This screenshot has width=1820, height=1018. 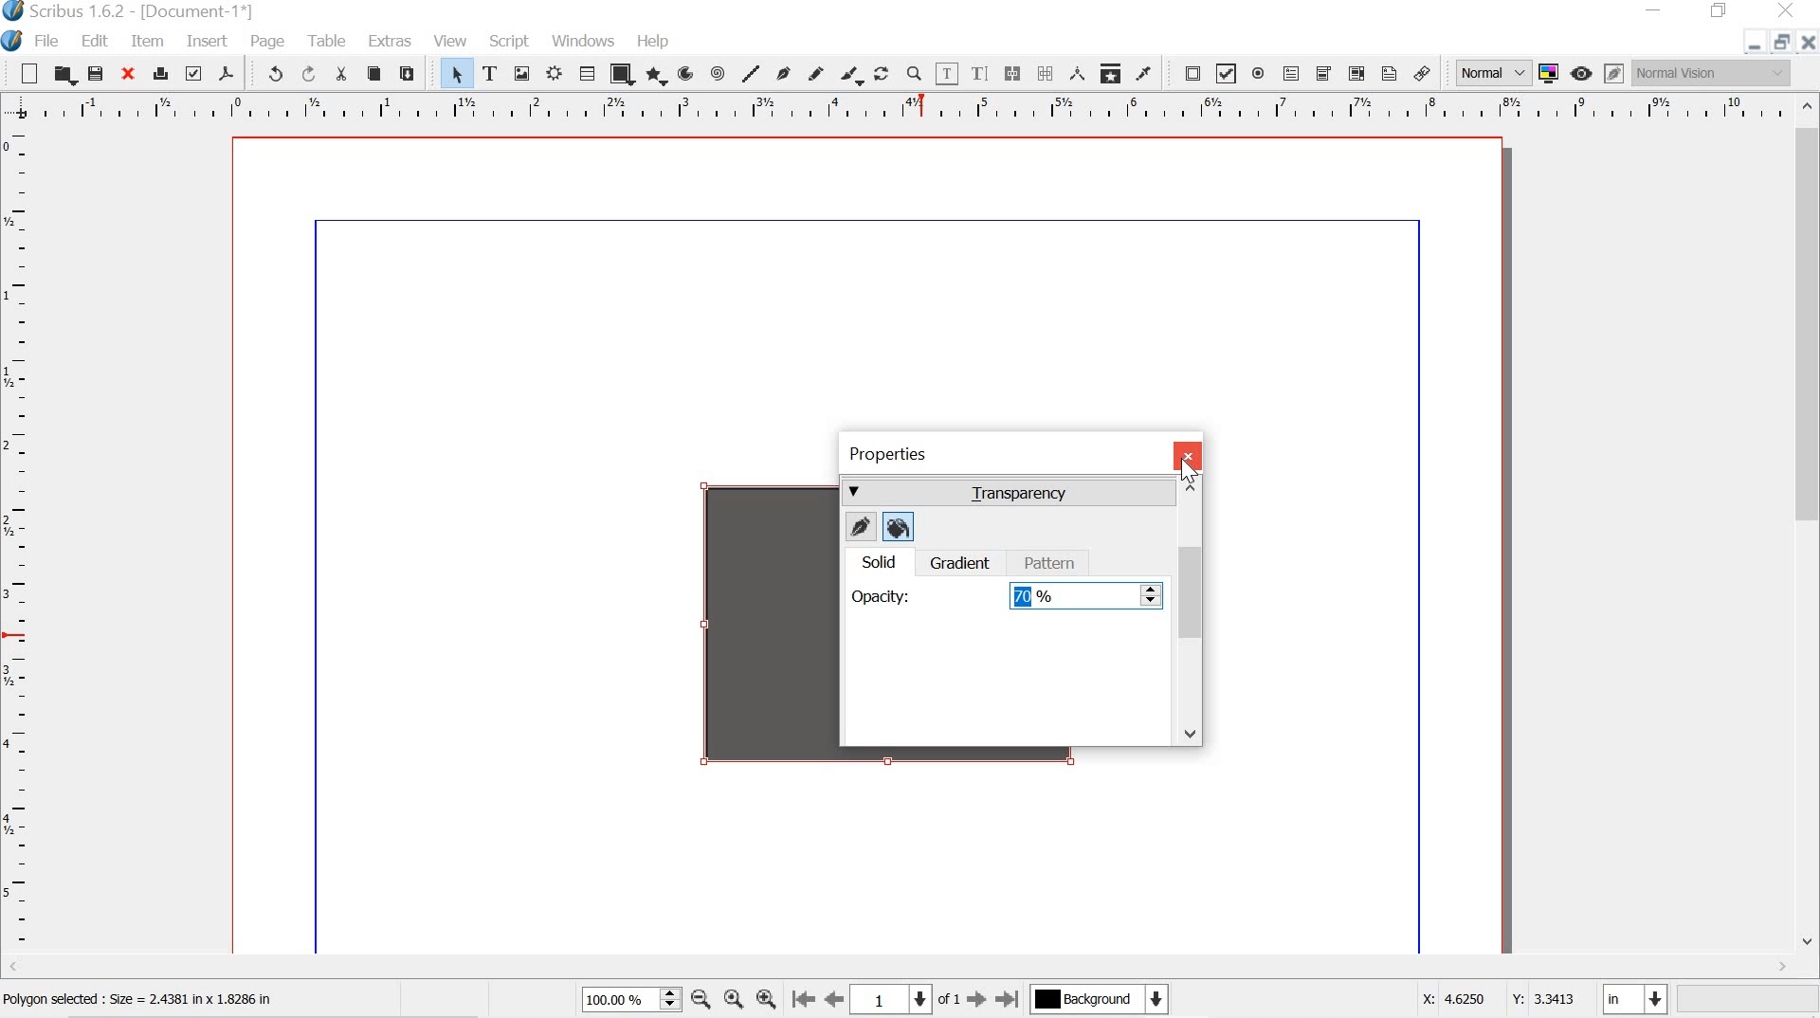 What do you see at coordinates (454, 72) in the screenshot?
I see `select item` at bounding box center [454, 72].